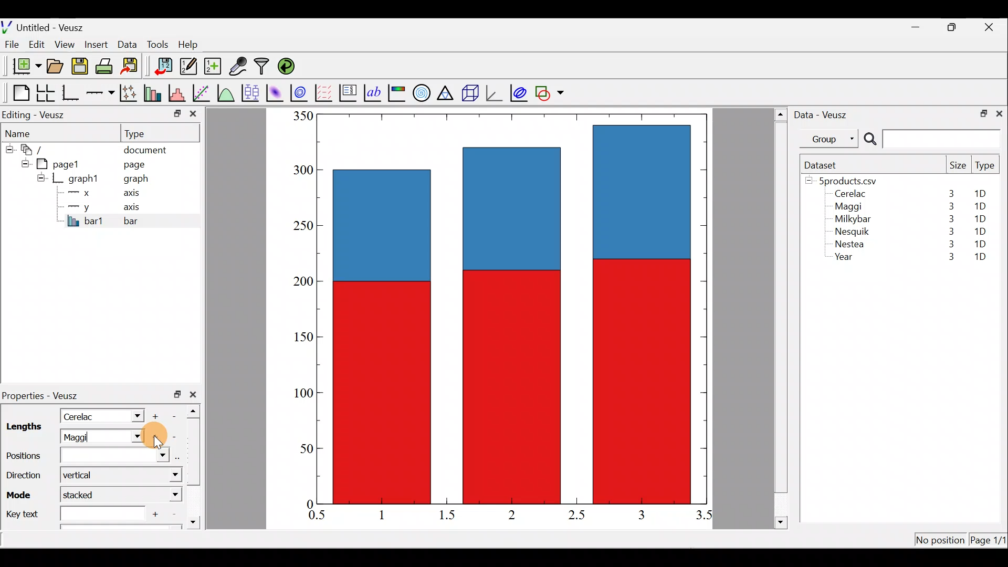 This screenshot has height=567, width=1008. Describe the element at coordinates (144, 133) in the screenshot. I see `Type` at that location.